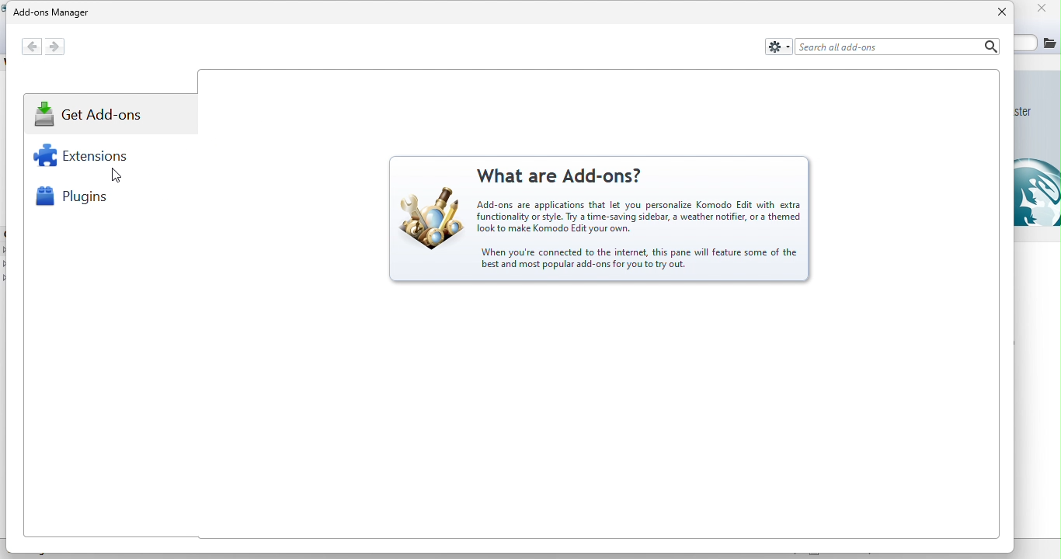 The image size is (1061, 559). I want to click on plugins, so click(78, 200).